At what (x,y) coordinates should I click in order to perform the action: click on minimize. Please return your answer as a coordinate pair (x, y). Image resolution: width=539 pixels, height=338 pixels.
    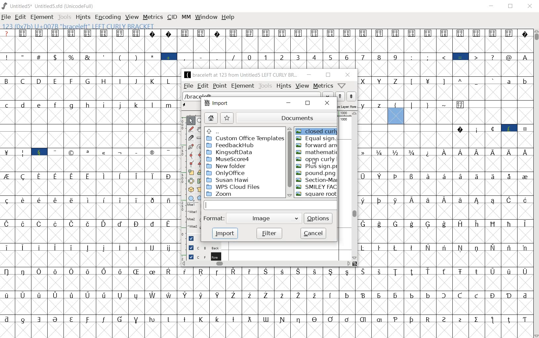
    Looking at the image, I should click on (493, 6).